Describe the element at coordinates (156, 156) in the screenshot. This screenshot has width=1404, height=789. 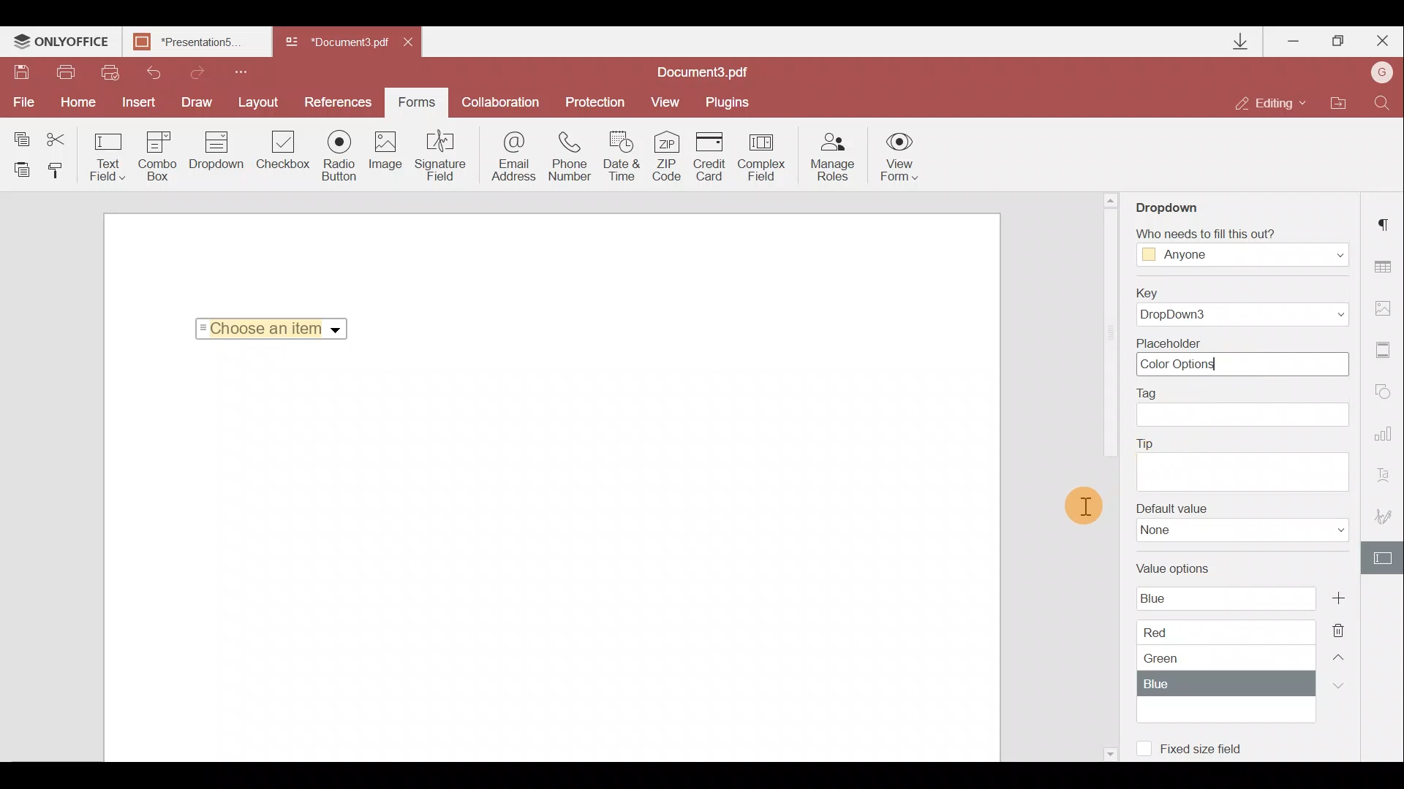
I see `Combo box` at that location.